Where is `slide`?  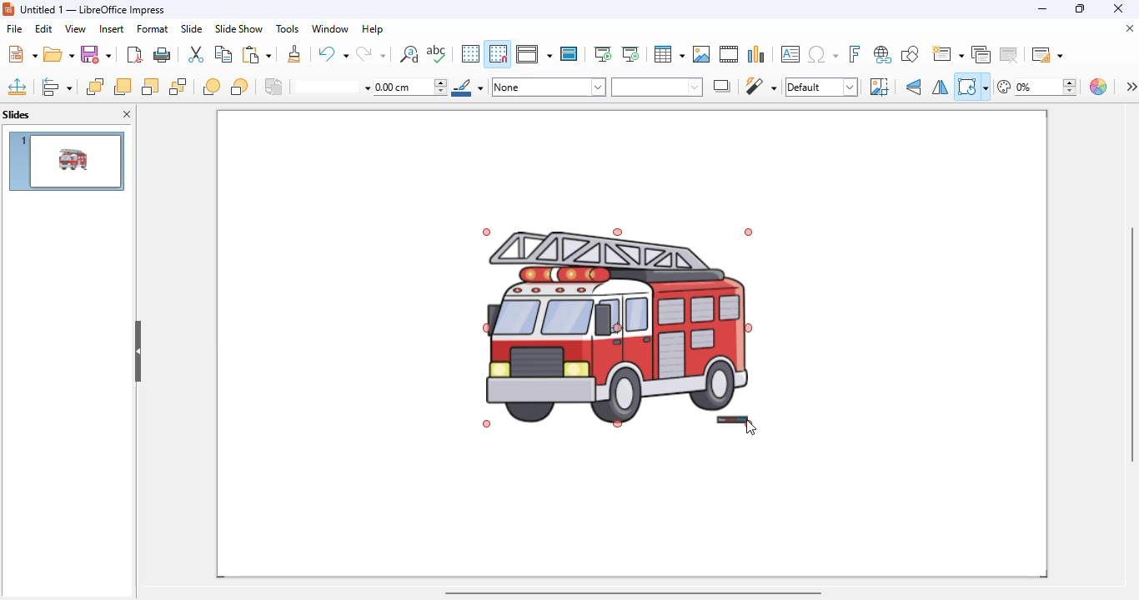 slide is located at coordinates (192, 28).